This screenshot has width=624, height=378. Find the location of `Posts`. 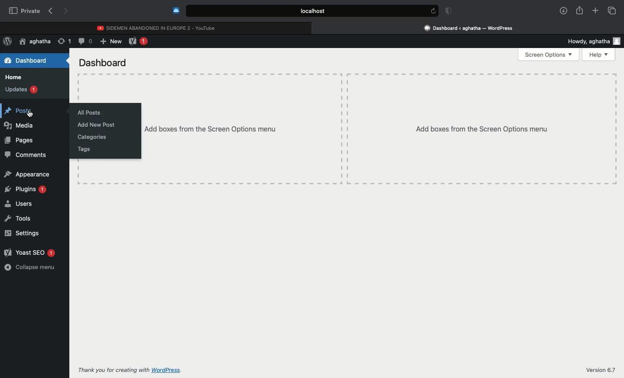

Posts is located at coordinates (19, 112).